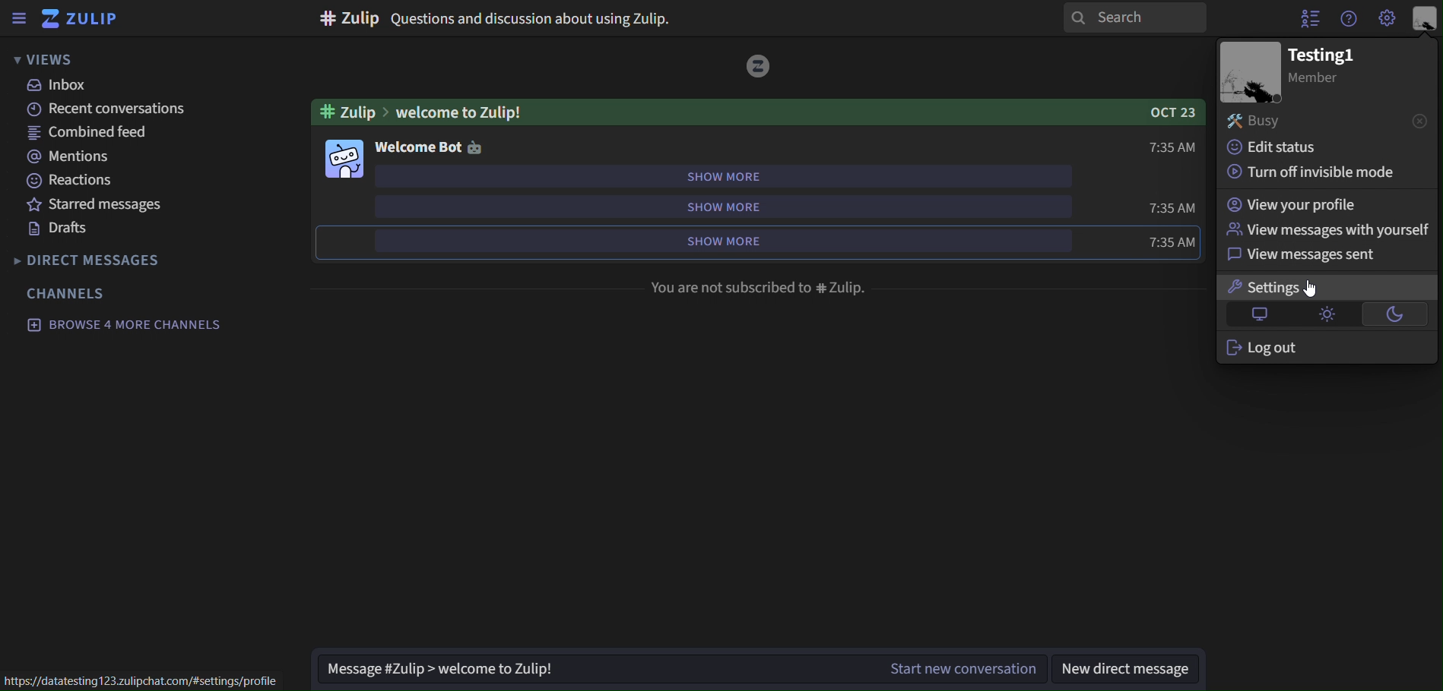 The height and width of the screenshot is (691, 1443). Describe the element at coordinates (1319, 286) in the screenshot. I see `cursor` at that location.